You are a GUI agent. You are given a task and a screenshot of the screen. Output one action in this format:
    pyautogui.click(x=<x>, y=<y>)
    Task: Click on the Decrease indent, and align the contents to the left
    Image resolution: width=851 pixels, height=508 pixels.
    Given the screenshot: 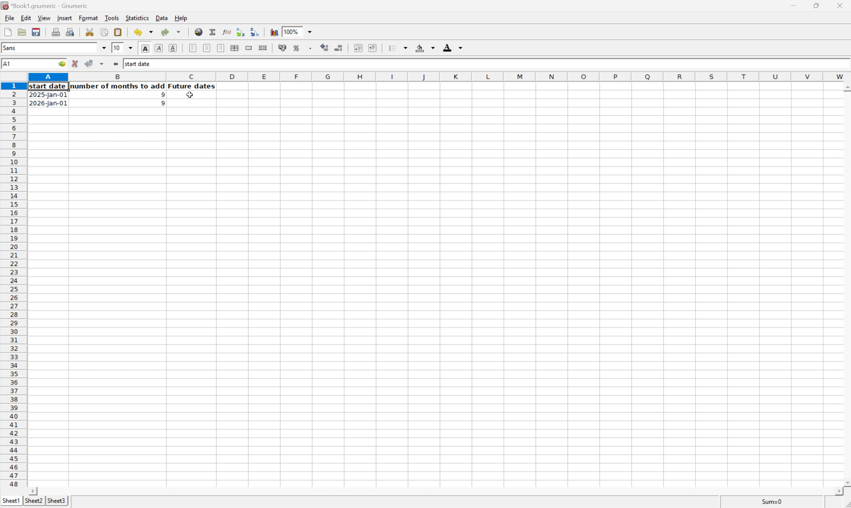 What is the action you would take?
    pyautogui.click(x=357, y=48)
    